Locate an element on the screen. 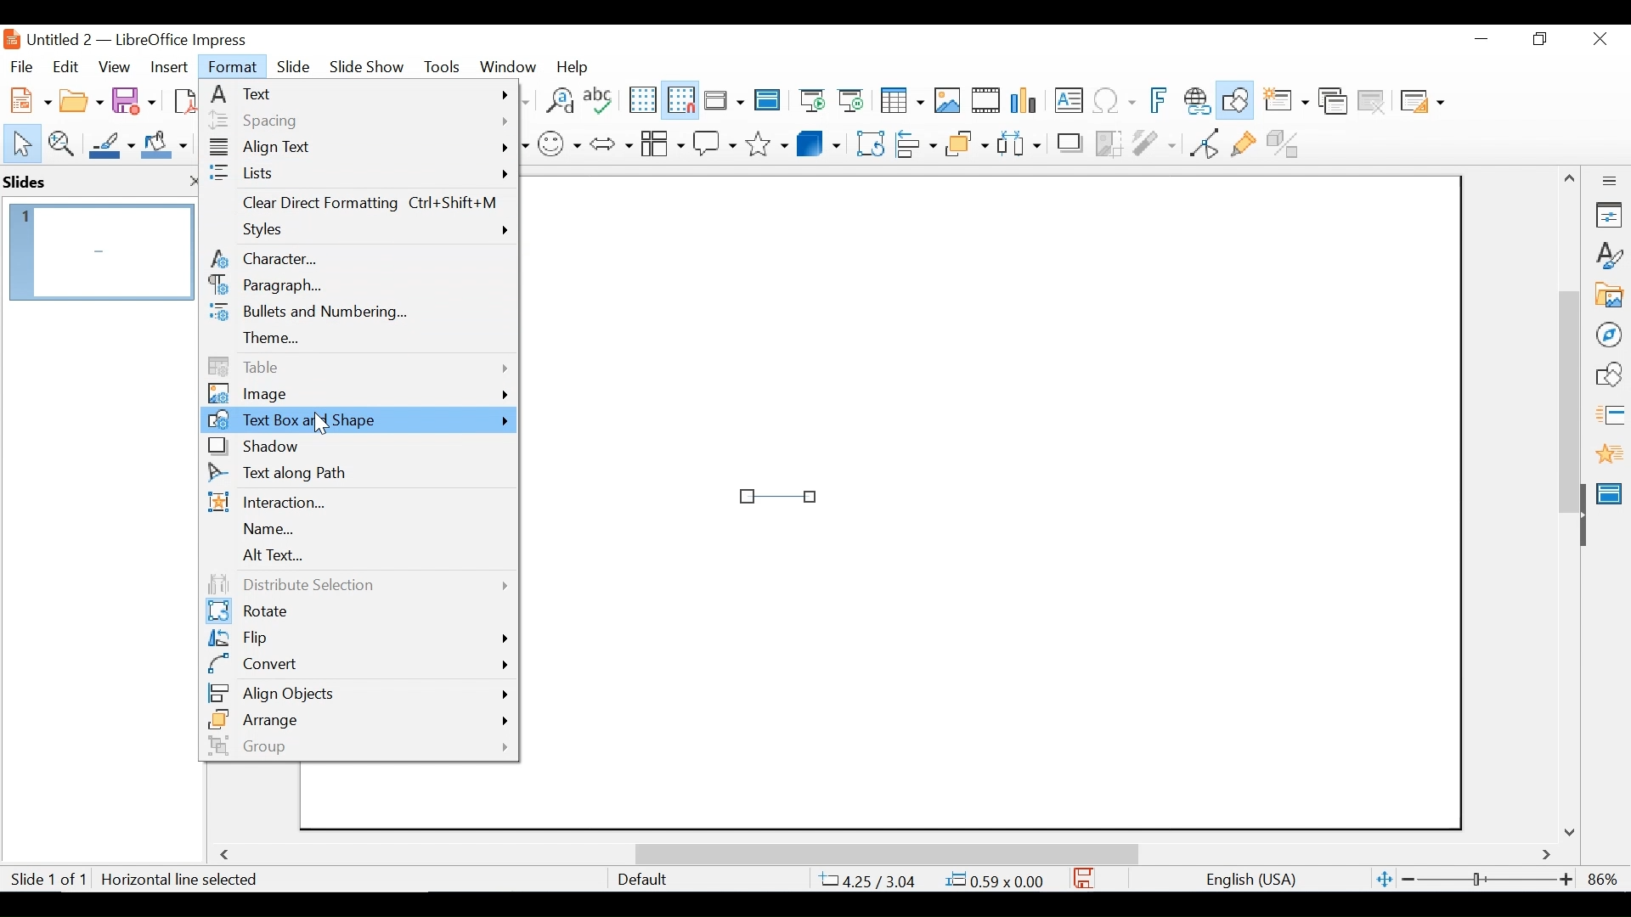 The height and width of the screenshot is (917, 1631). Hide is located at coordinates (1582, 511).